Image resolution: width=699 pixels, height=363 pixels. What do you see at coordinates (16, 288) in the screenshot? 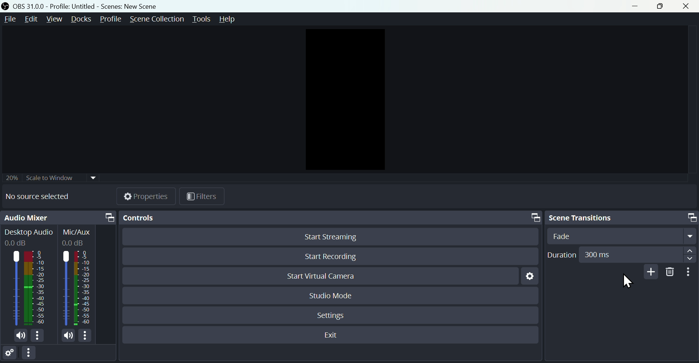
I see `Desktop icon` at bounding box center [16, 288].